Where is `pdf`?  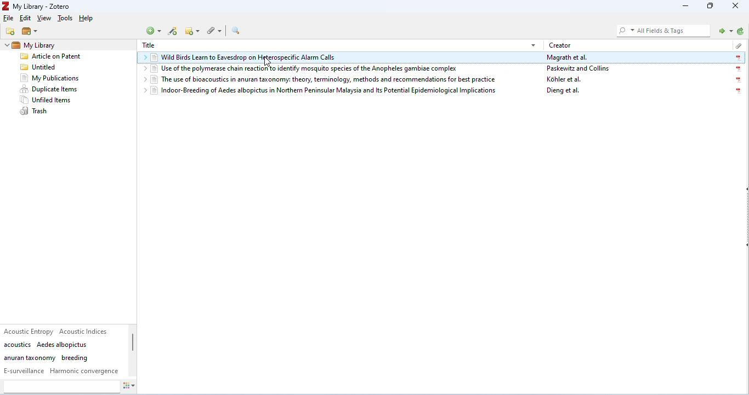 pdf is located at coordinates (737, 69).